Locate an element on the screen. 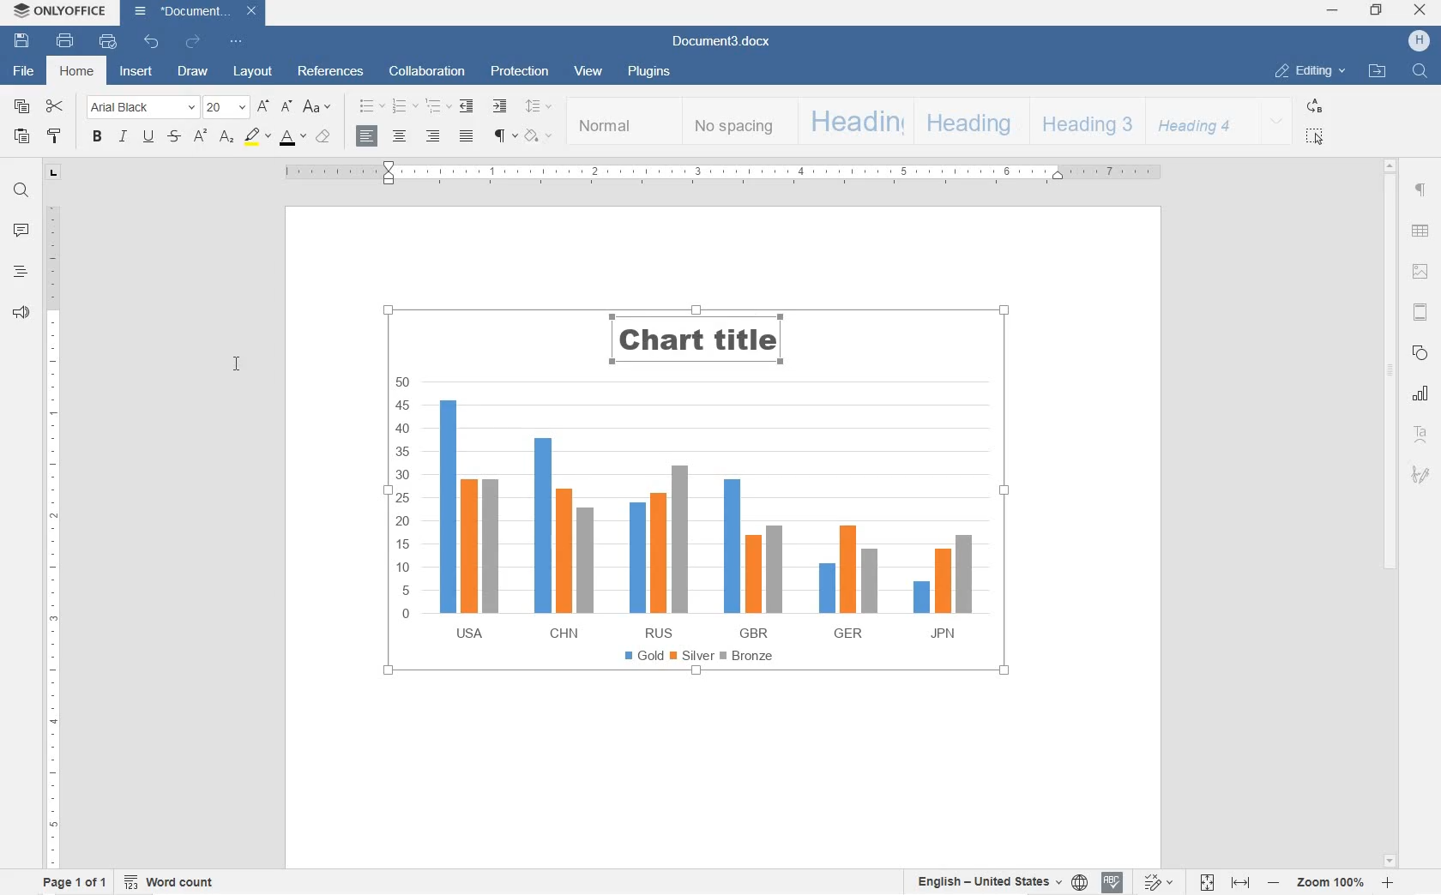 Image resolution: width=1441 pixels, height=895 pixels. PAGE 1 OF 1 is located at coordinates (76, 883).